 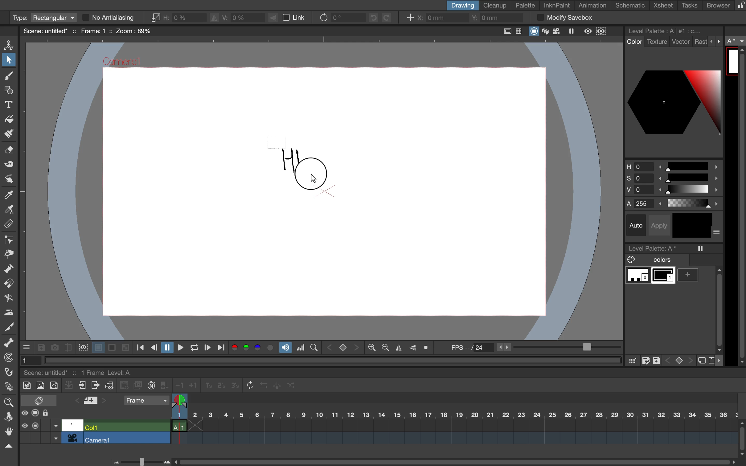 What do you see at coordinates (678, 360) in the screenshot?
I see `switch between keys` at bounding box center [678, 360].